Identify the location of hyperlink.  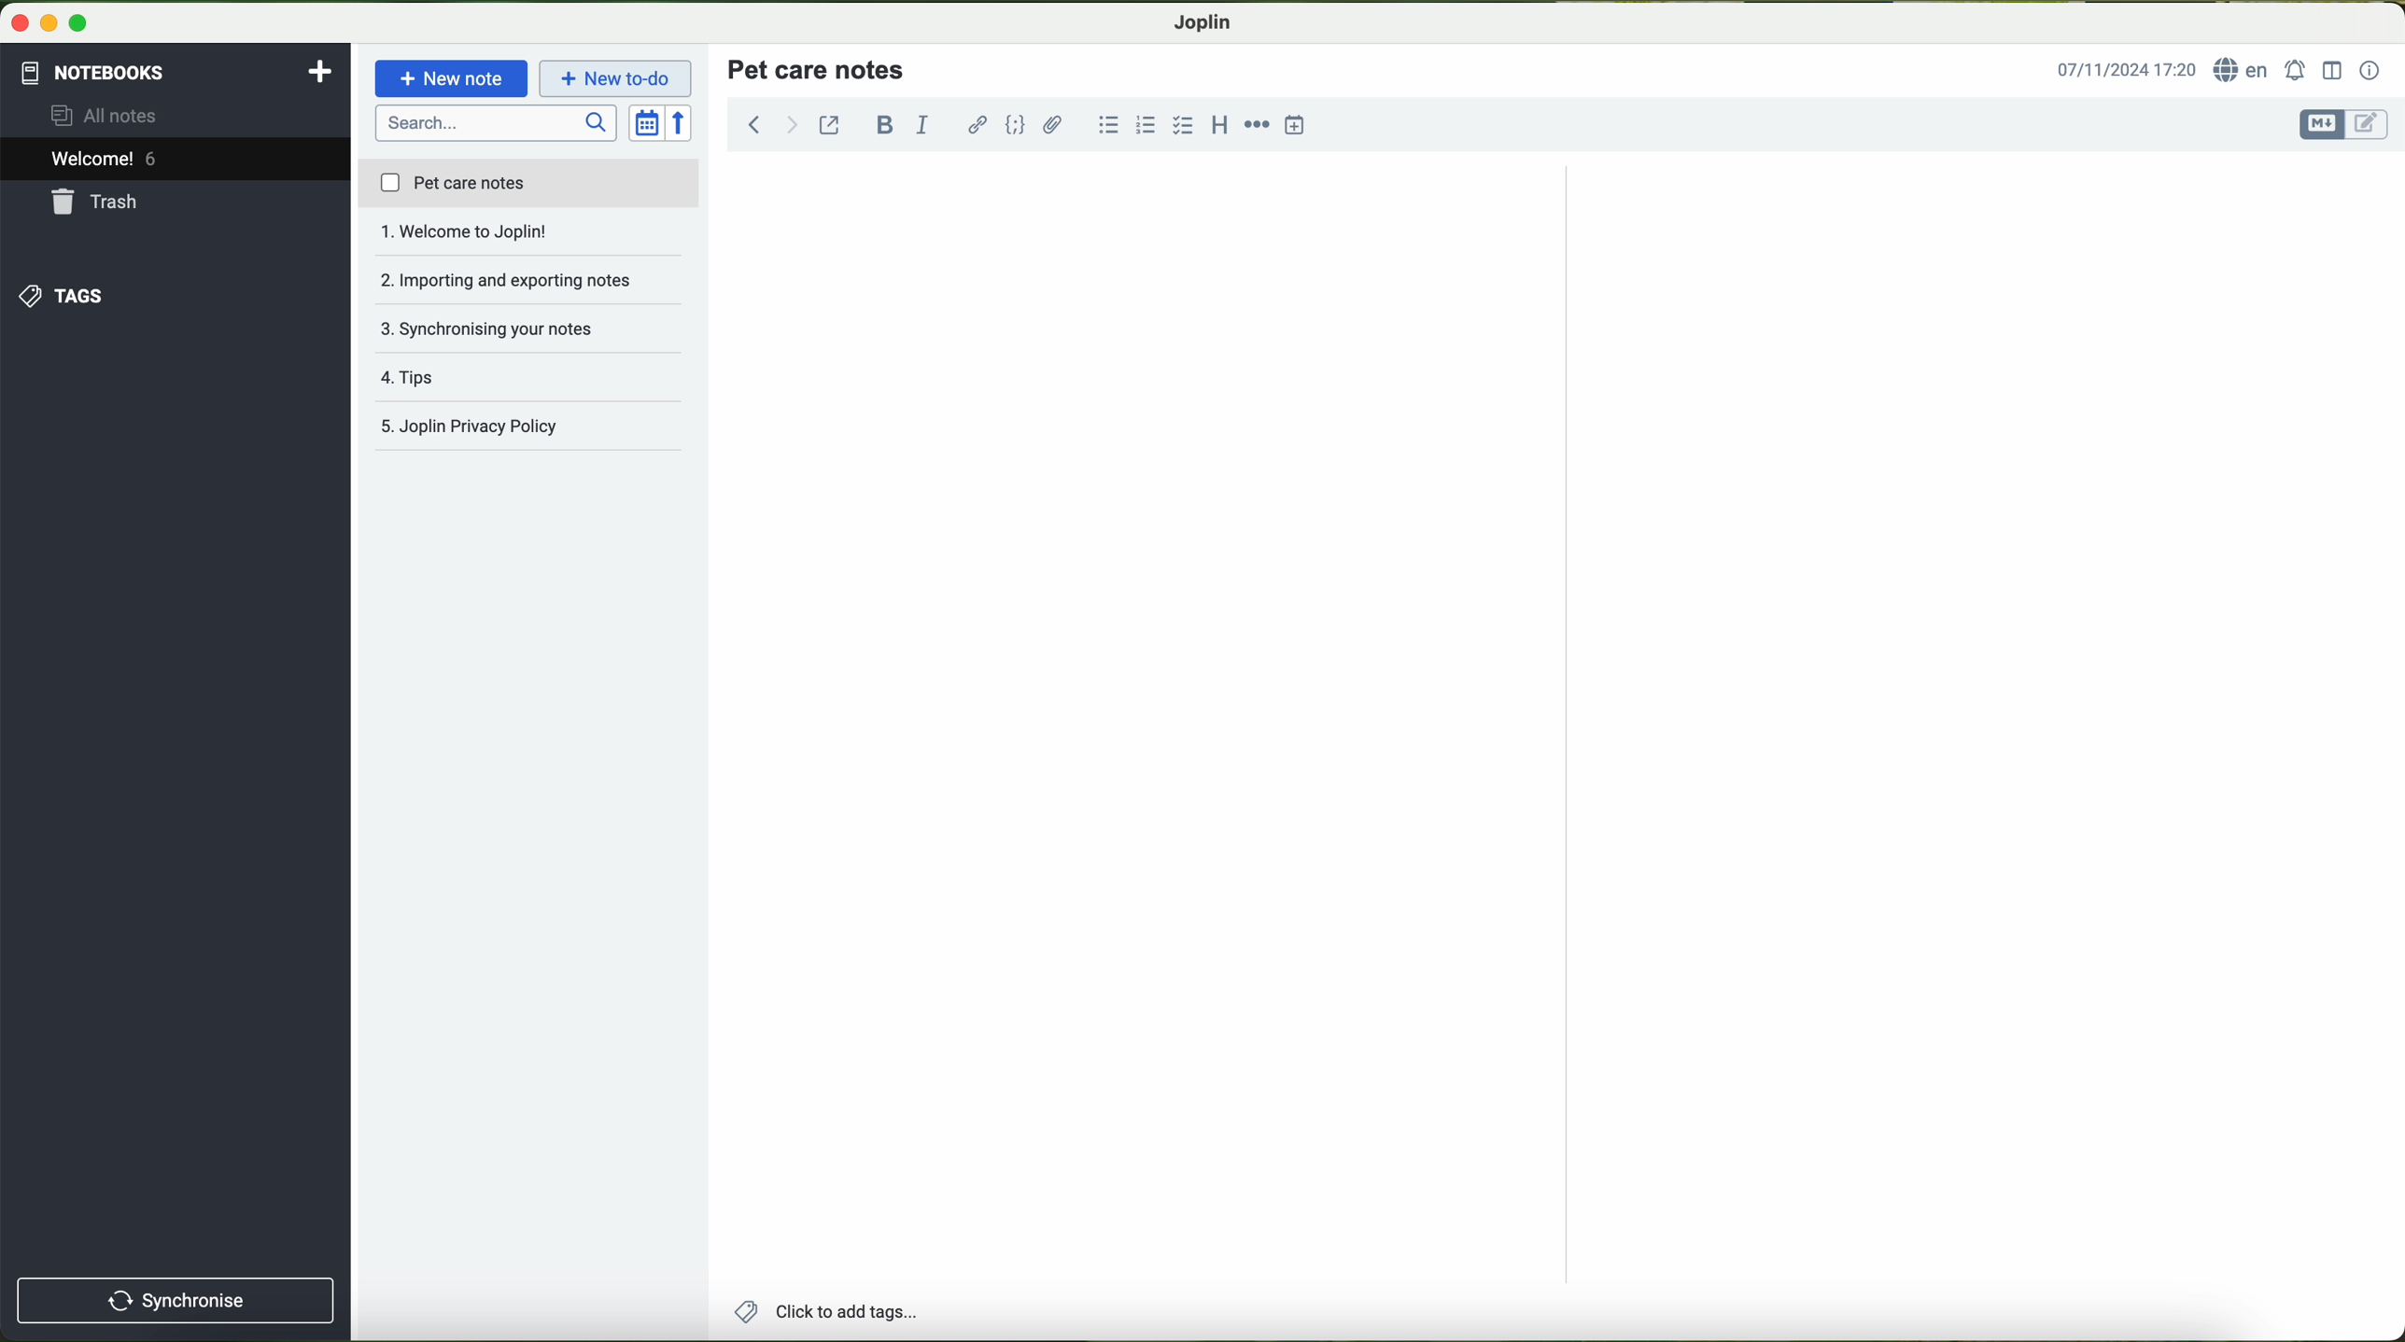
(979, 127).